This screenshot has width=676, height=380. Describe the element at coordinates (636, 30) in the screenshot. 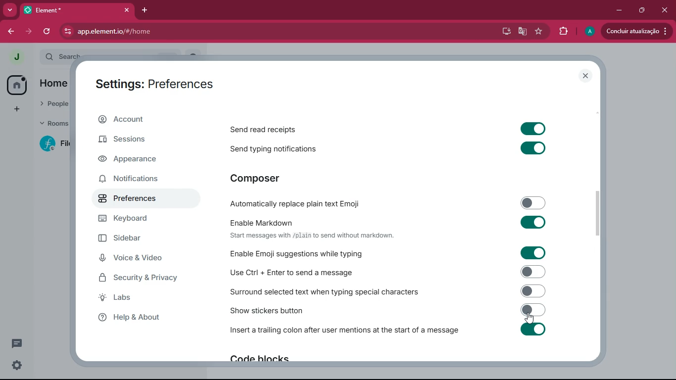

I see `conduir atualizacao` at that location.